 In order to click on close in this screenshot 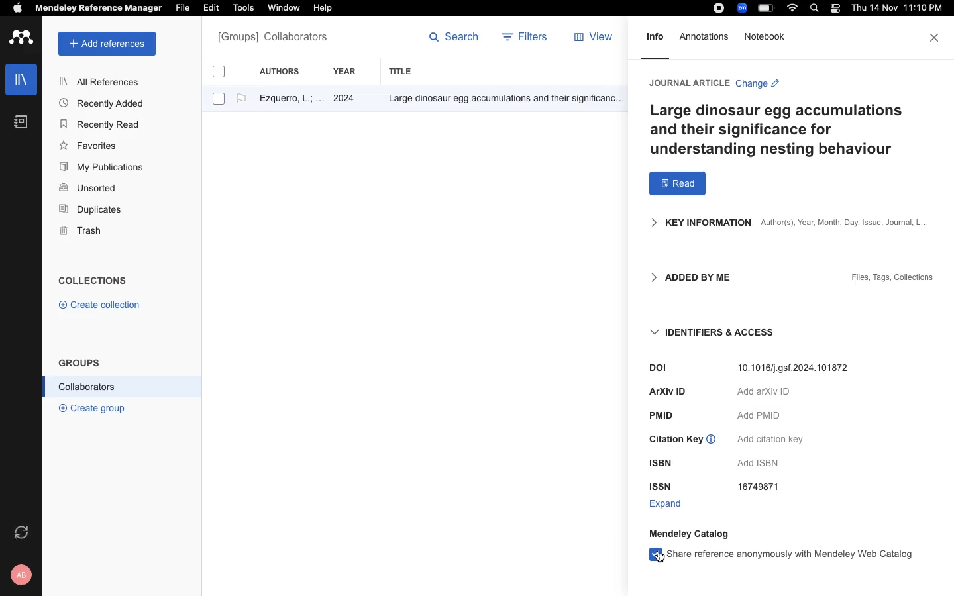, I will do `click(935, 38)`.